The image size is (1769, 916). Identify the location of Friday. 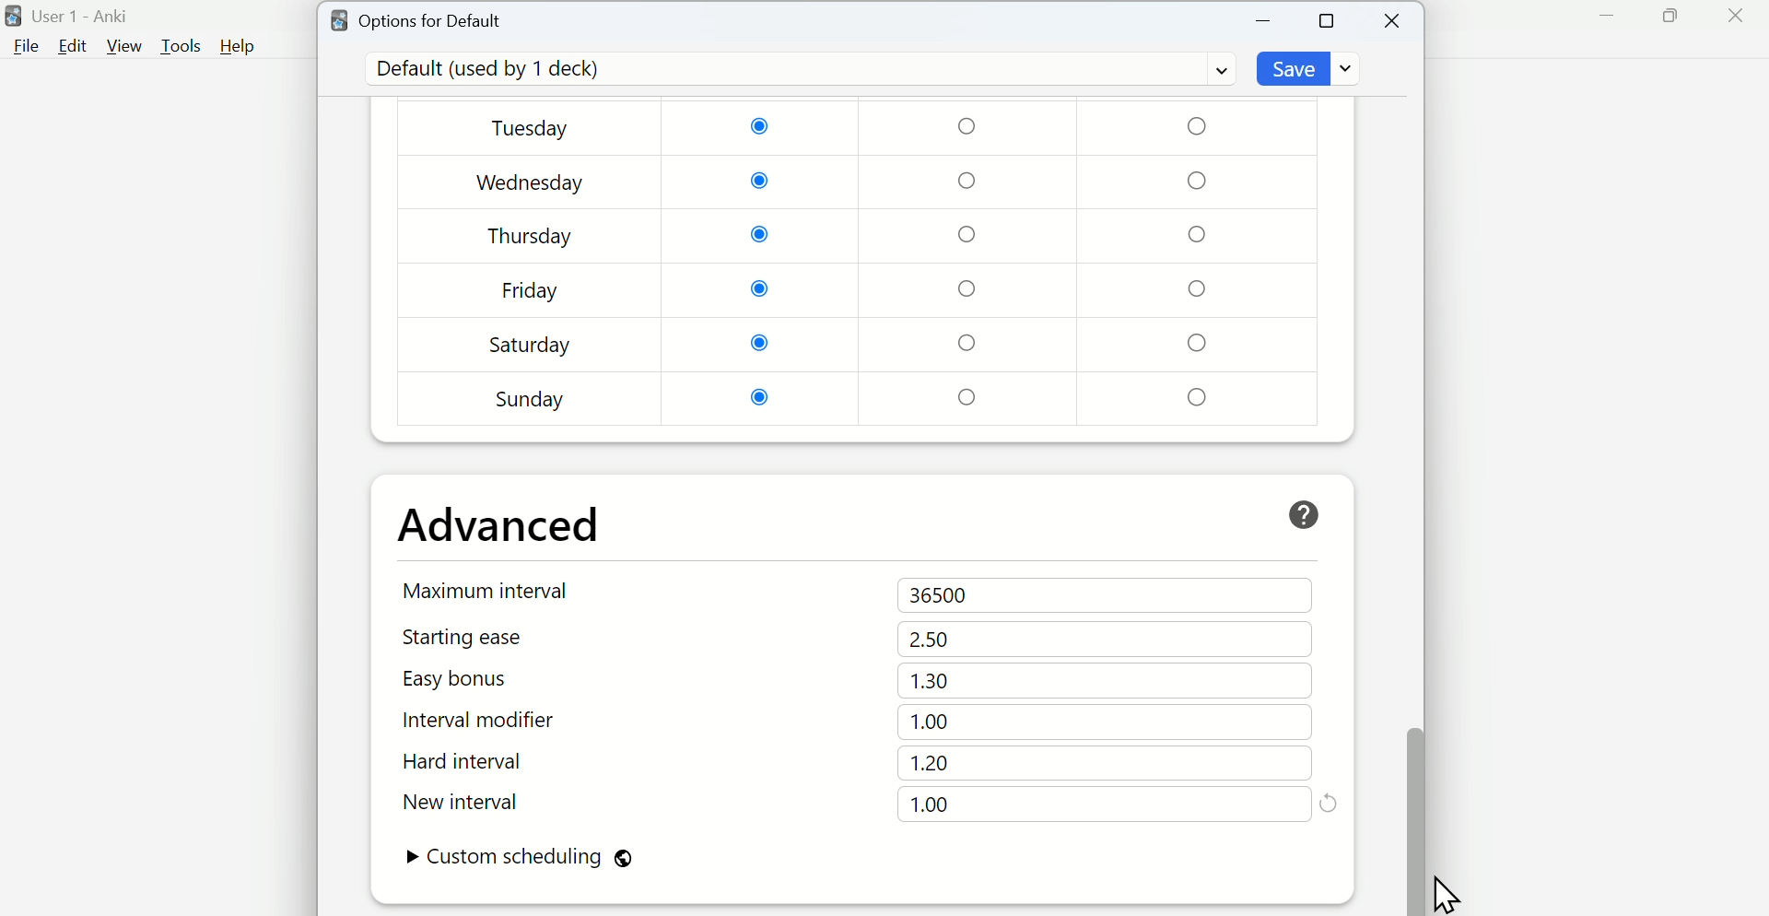
(531, 294).